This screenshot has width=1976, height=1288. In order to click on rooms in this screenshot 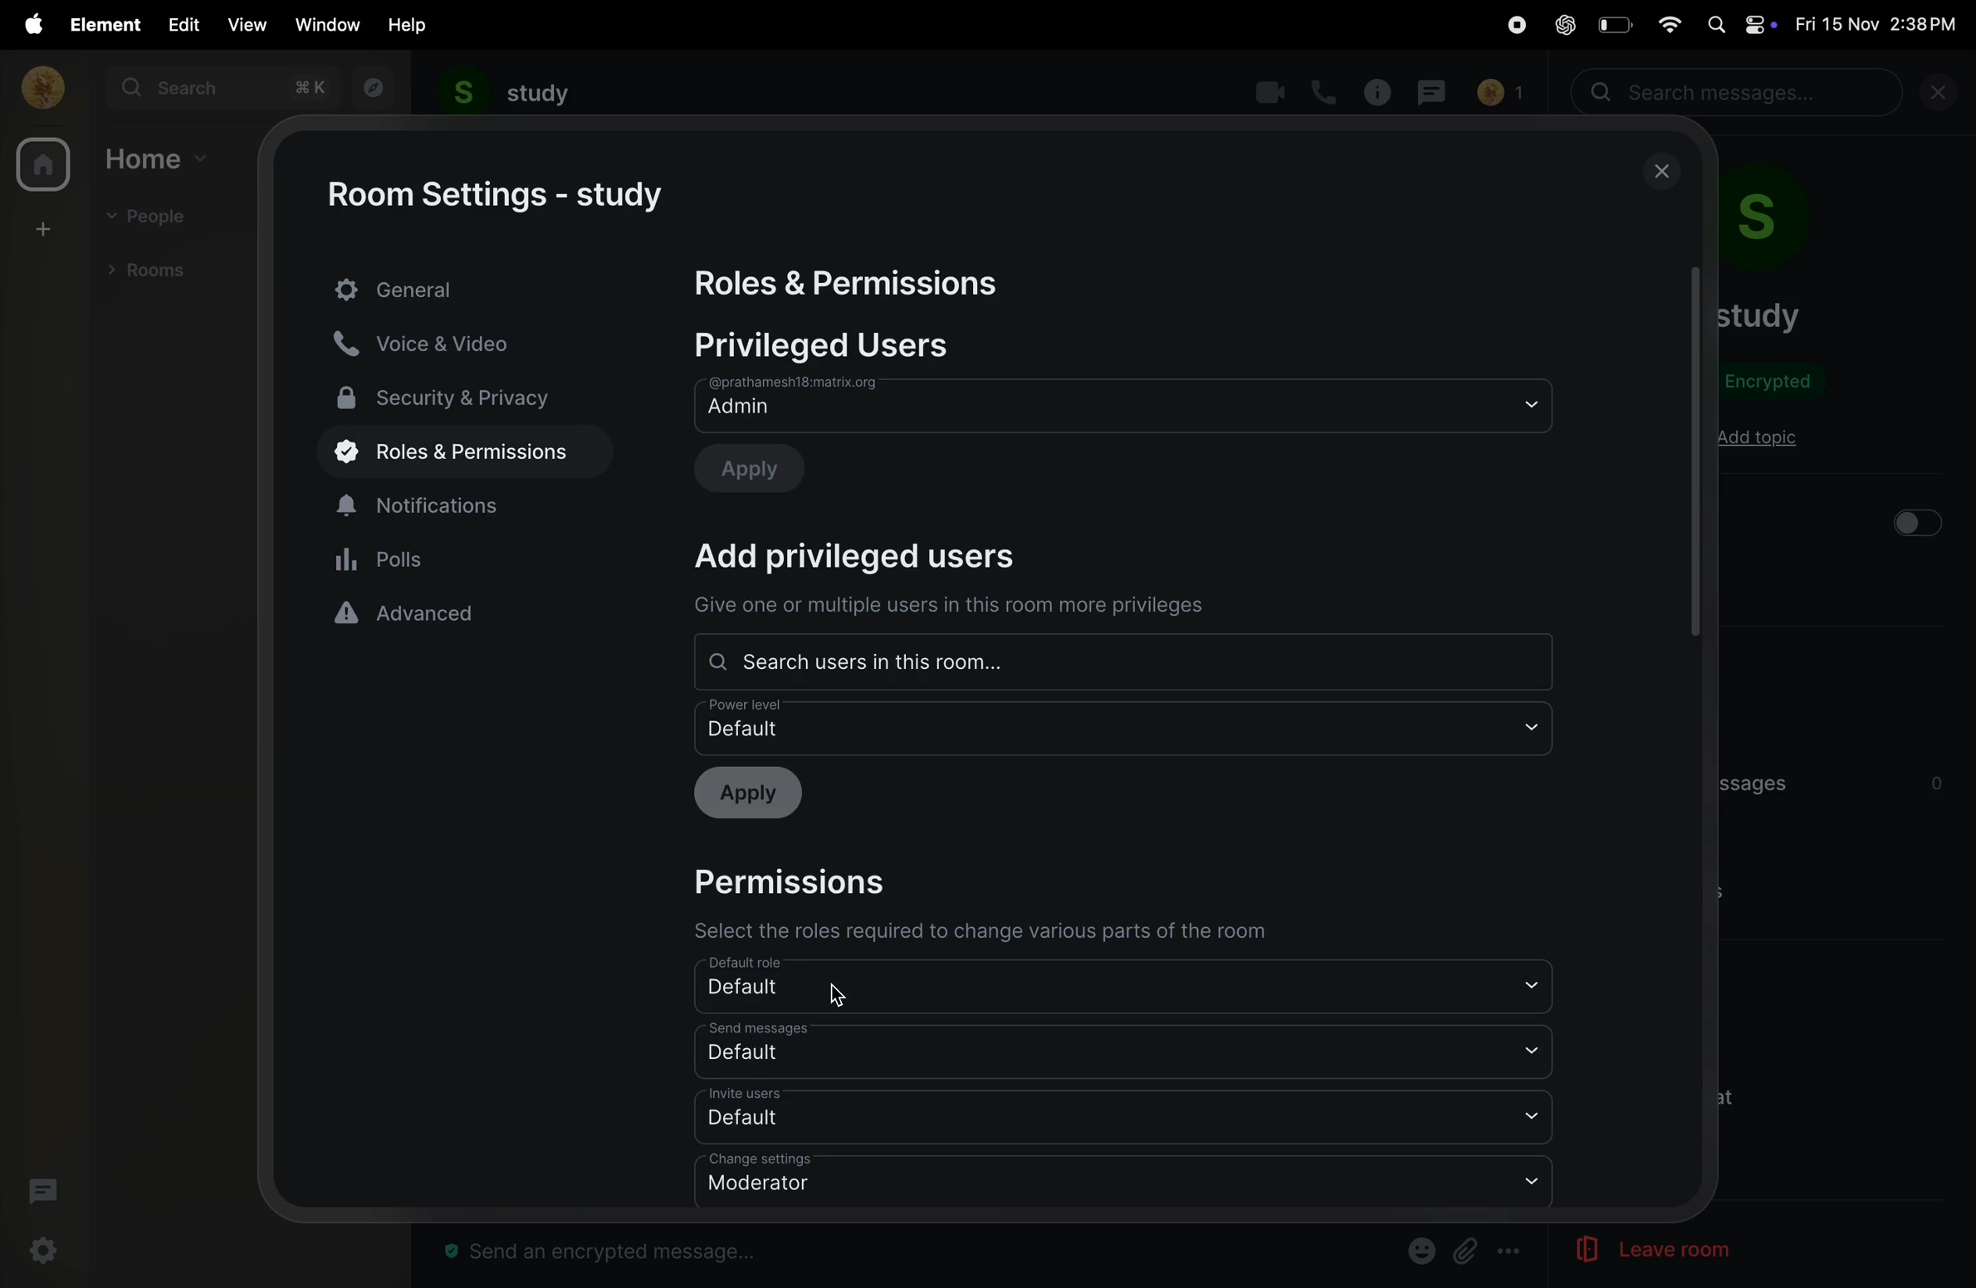, I will do `click(154, 268)`.